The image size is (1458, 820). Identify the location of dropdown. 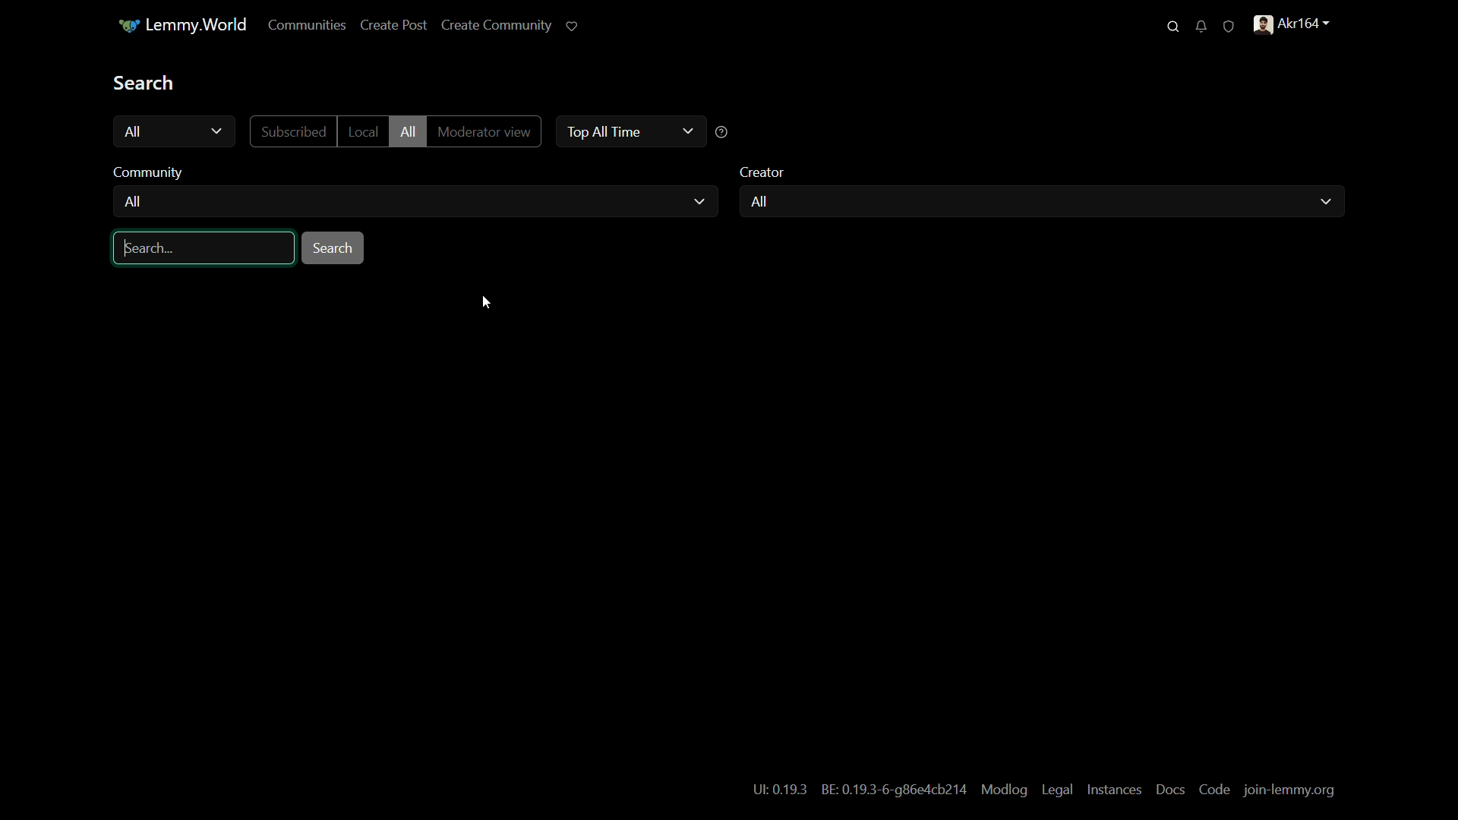
(1324, 202).